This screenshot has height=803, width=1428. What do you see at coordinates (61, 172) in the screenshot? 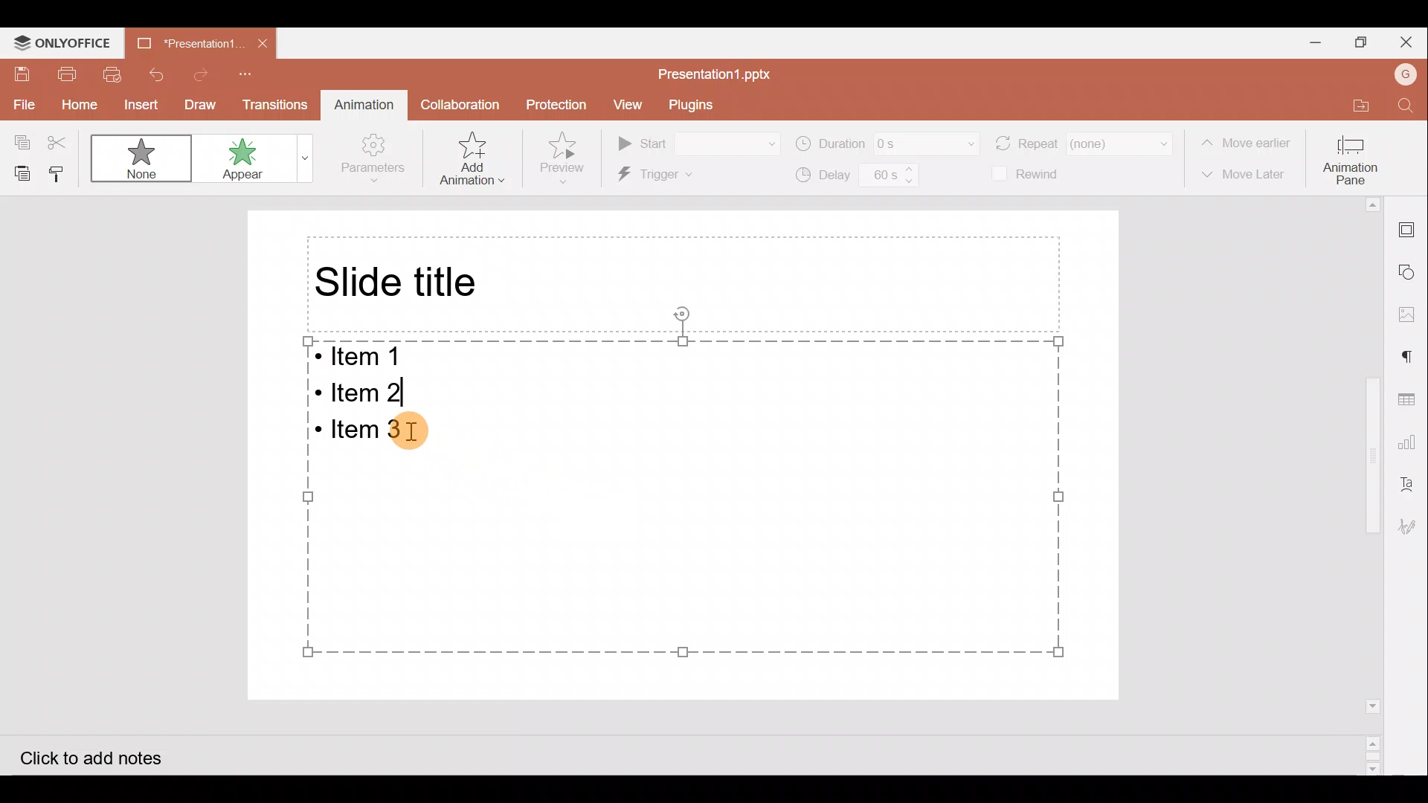
I see `Copy style` at bounding box center [61, 172].